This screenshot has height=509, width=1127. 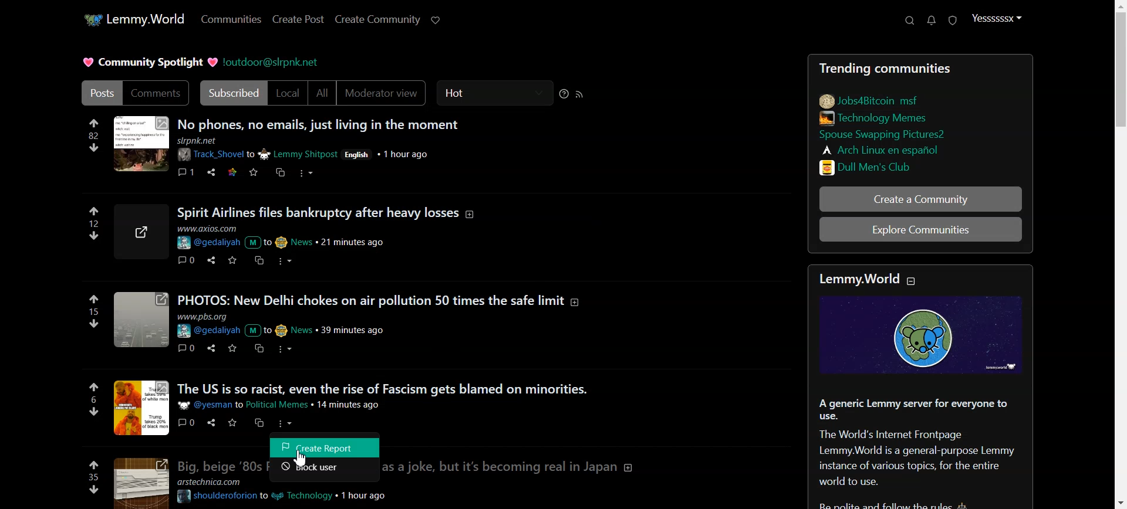 I want to click on post details, so click(x=285, y=237).